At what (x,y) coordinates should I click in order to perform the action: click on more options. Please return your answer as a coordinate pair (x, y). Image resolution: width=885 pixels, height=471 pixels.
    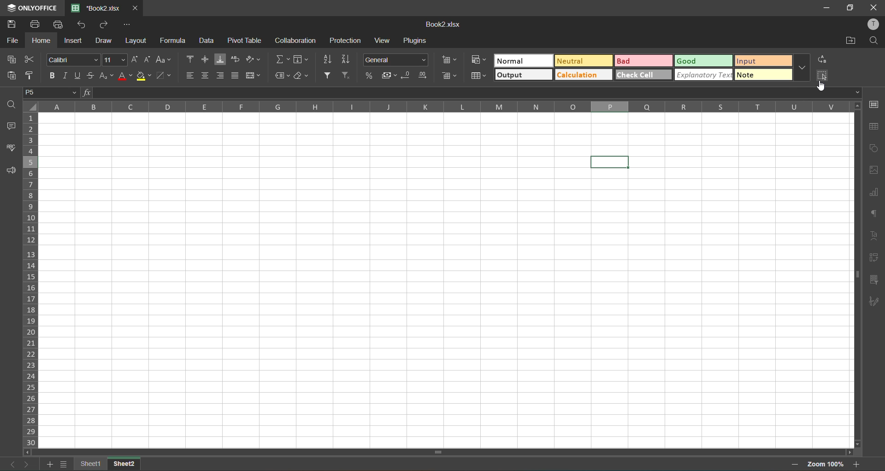
    Looking at the image, I should click on (800, 68).